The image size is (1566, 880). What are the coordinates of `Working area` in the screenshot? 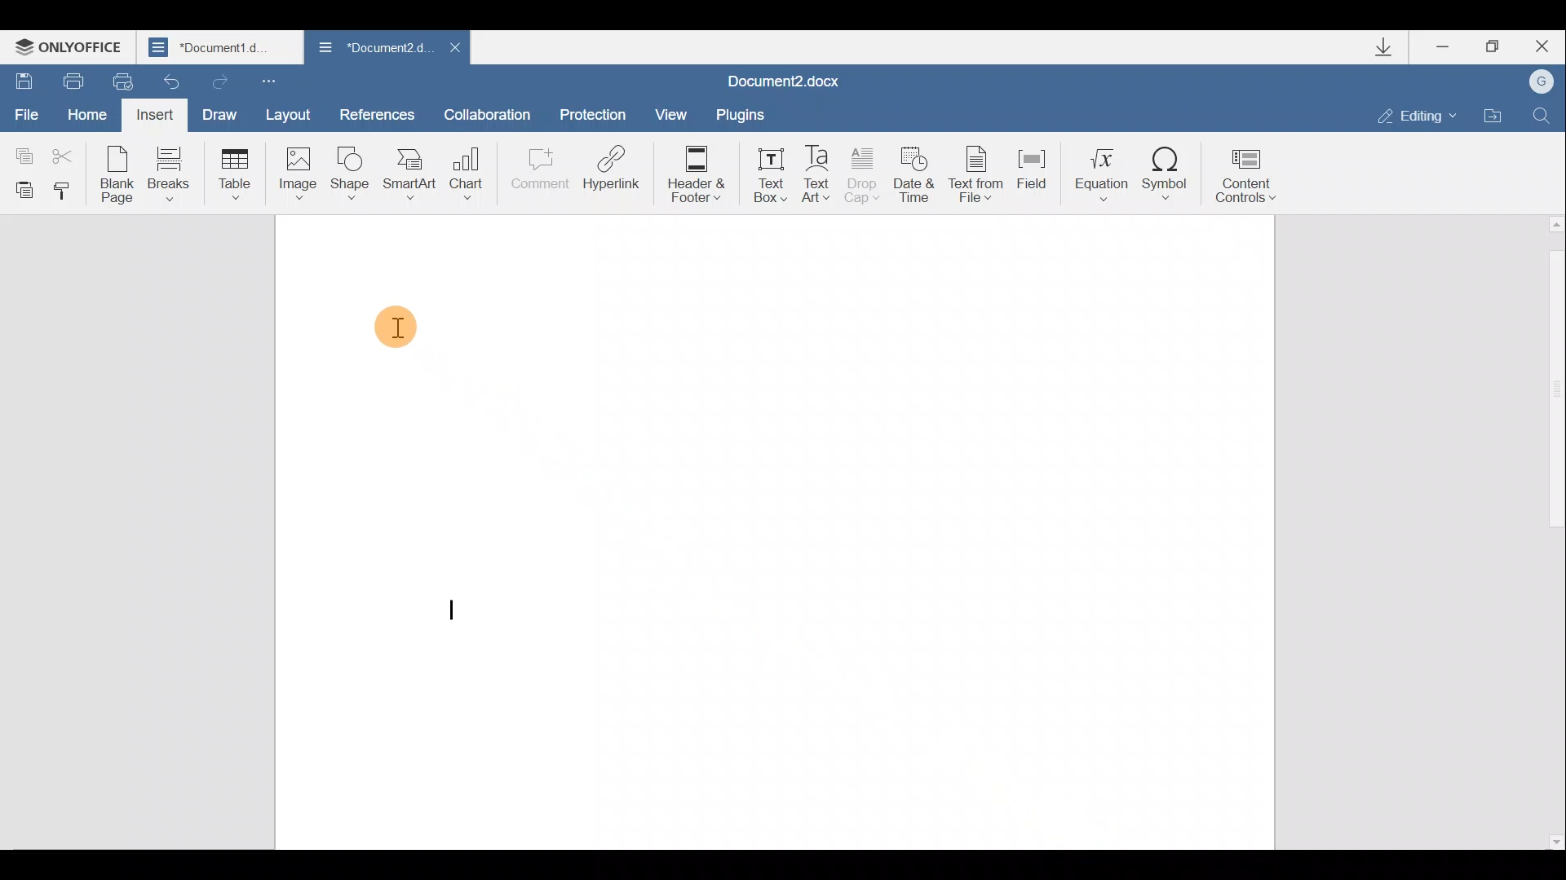 It's located at (776, 531).